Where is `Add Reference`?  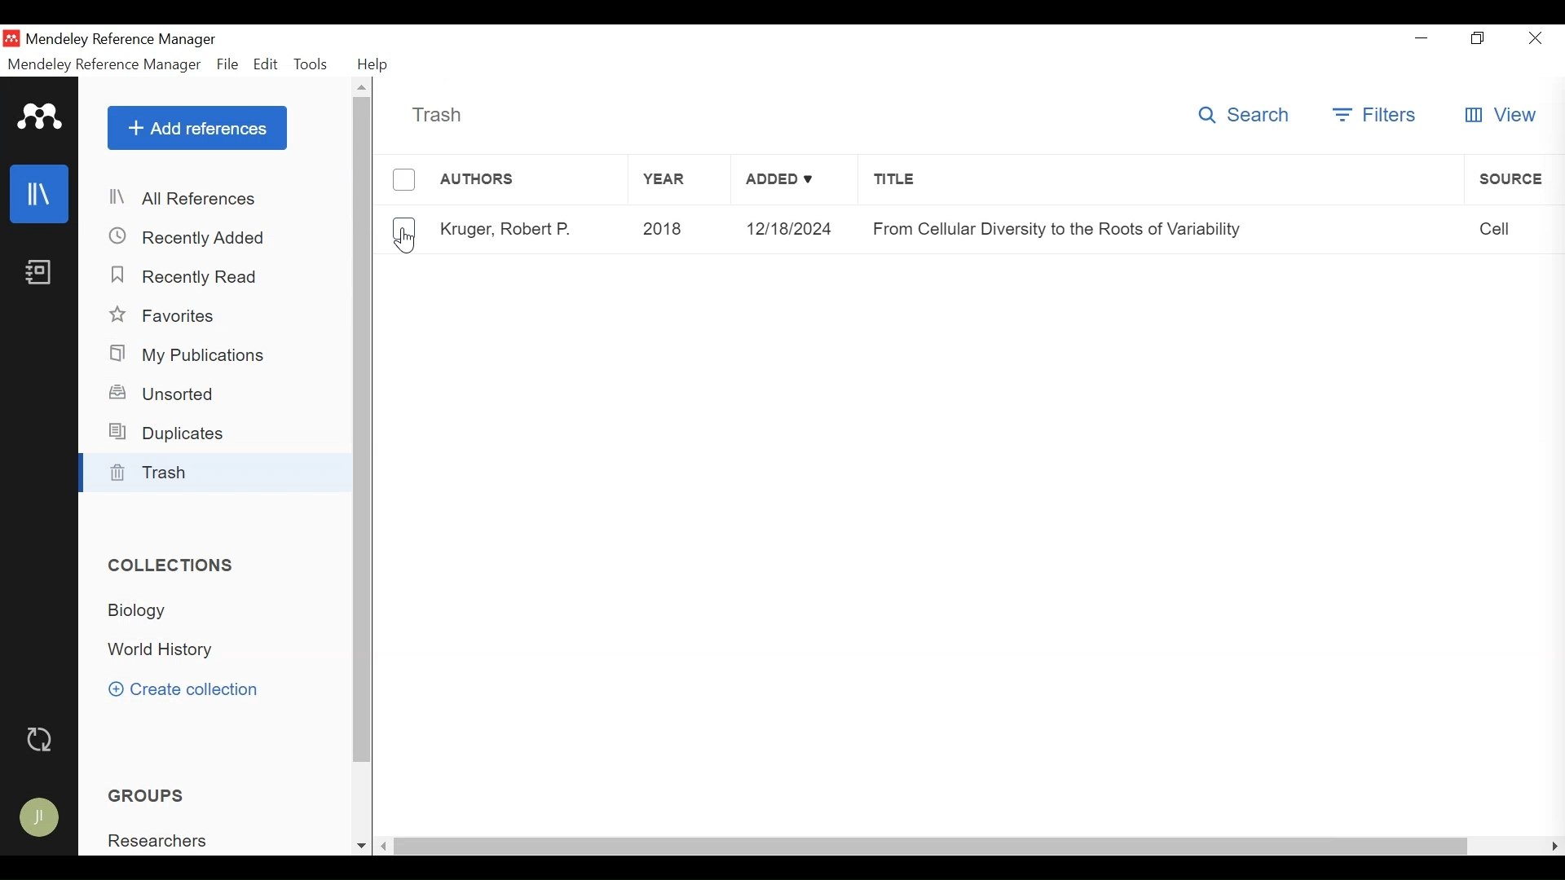 Add Reference is located at coordinates (196, 129).